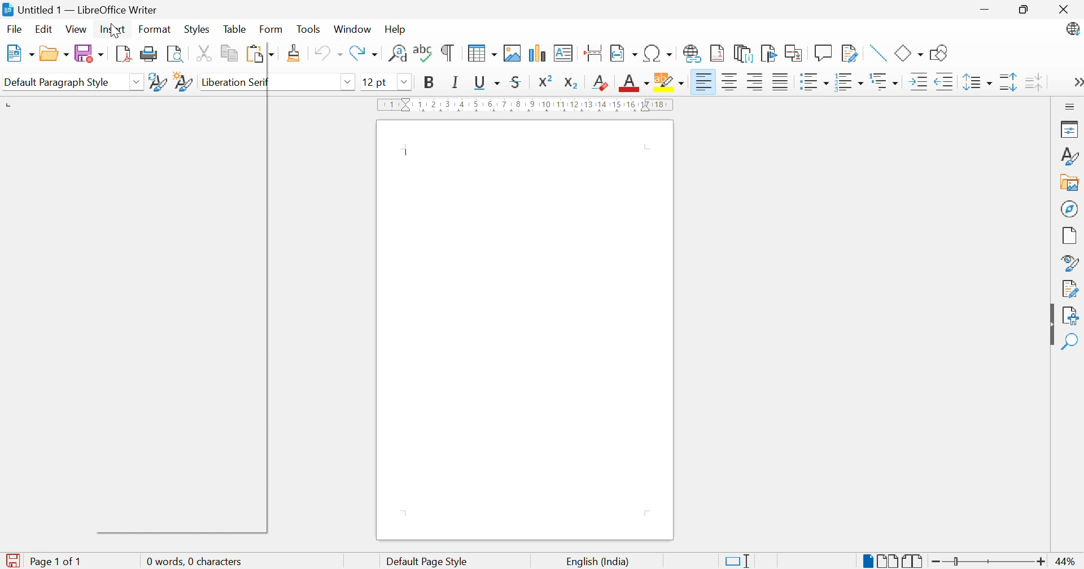 The height and width of the screenshot is (569, 1084). What do you see at coordinates (396, 55) in the screenshot?
I see `Find and replace` at bounding box center [396, 55].